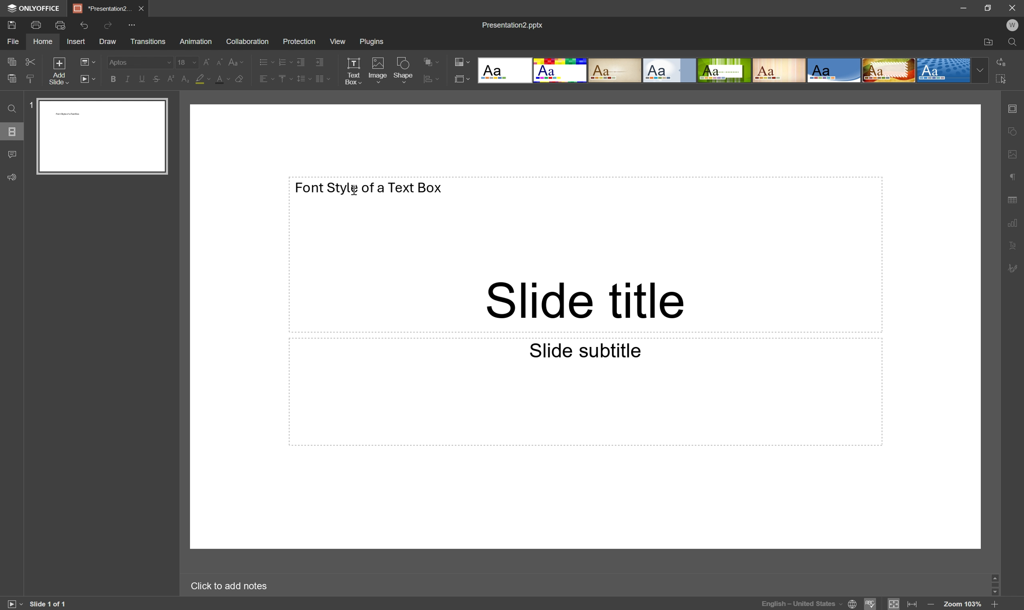  I want to click on Arrange shape, so click(431, 60).